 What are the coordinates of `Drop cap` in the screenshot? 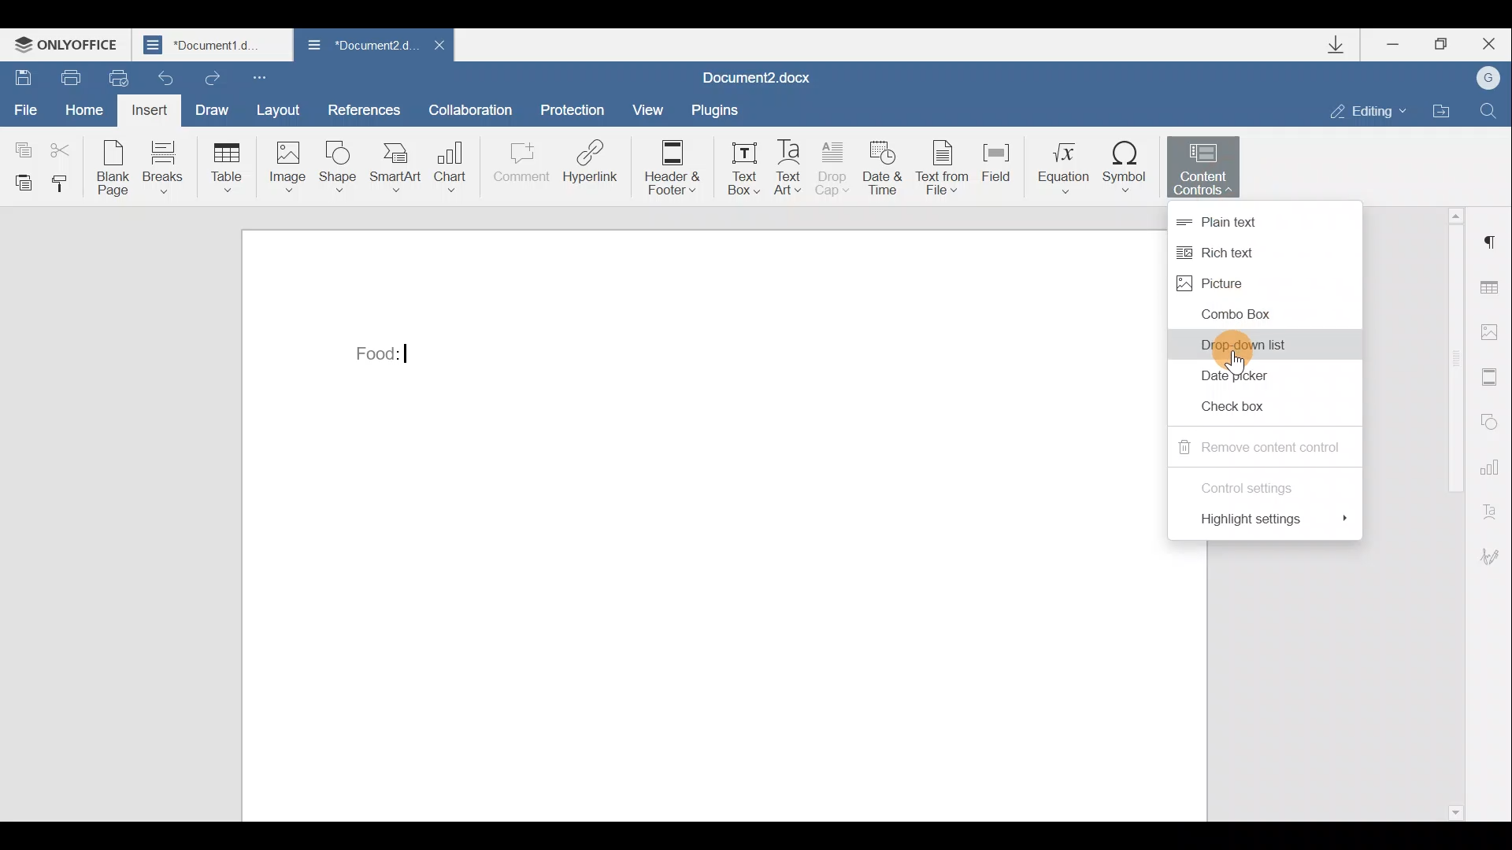 It's located at (833, 170).